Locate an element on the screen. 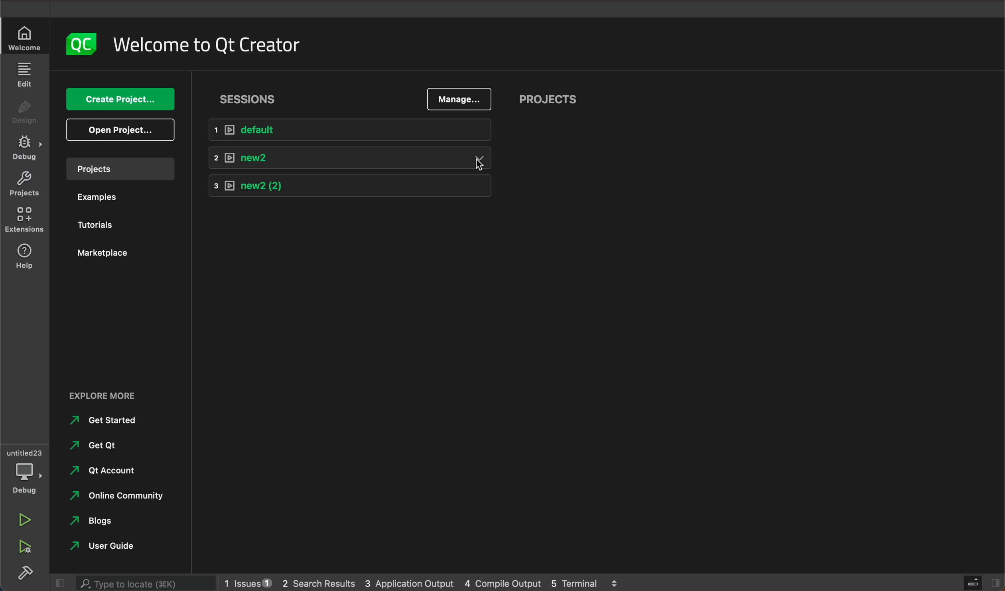  projects is located at coordinates (549, 101).